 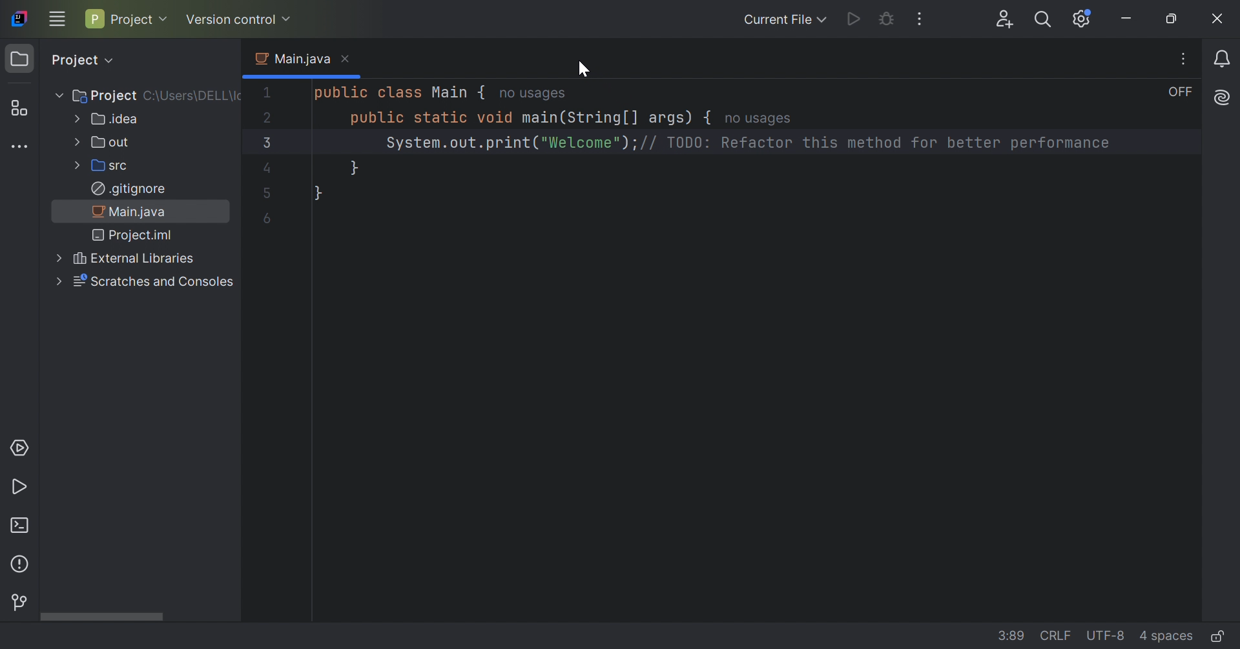 I want to click on Debug, so click(x=889, y=21).